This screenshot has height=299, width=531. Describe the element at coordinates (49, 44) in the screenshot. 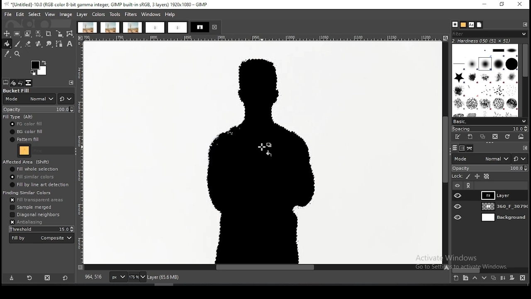

I see `smudge tool` at that location.